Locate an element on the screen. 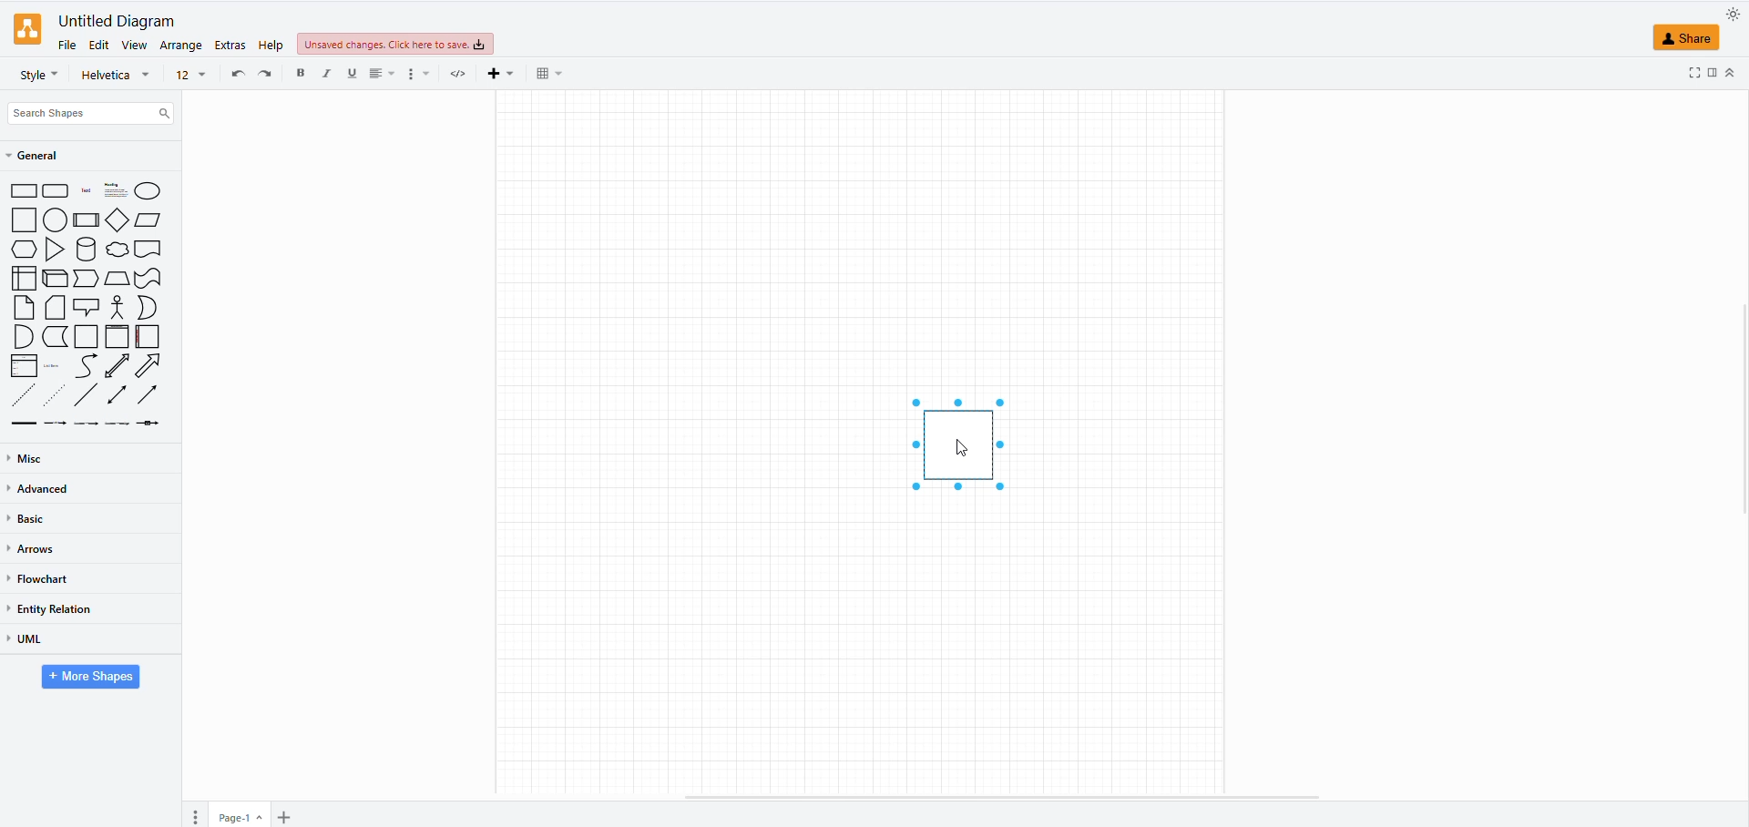 This screenshot has height=827, width=1749. document is located at coordinates (149, 250).